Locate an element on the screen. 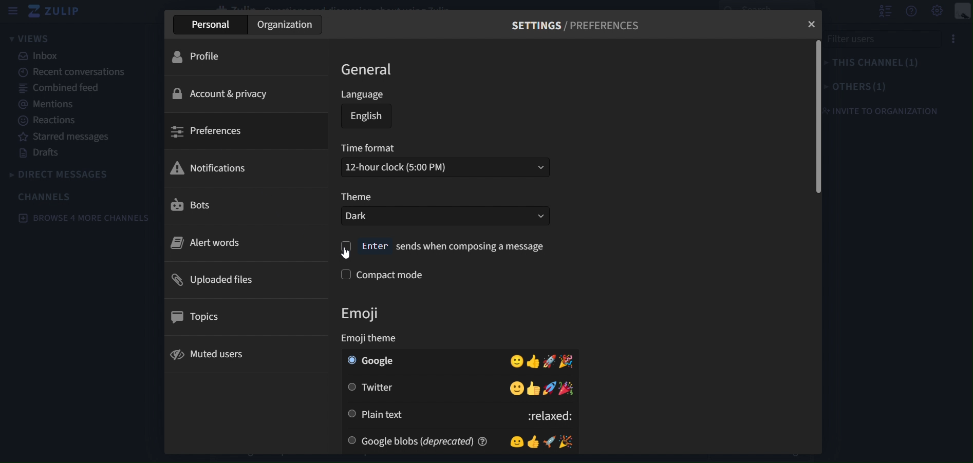  reactions is located at coordinates (52, 121).